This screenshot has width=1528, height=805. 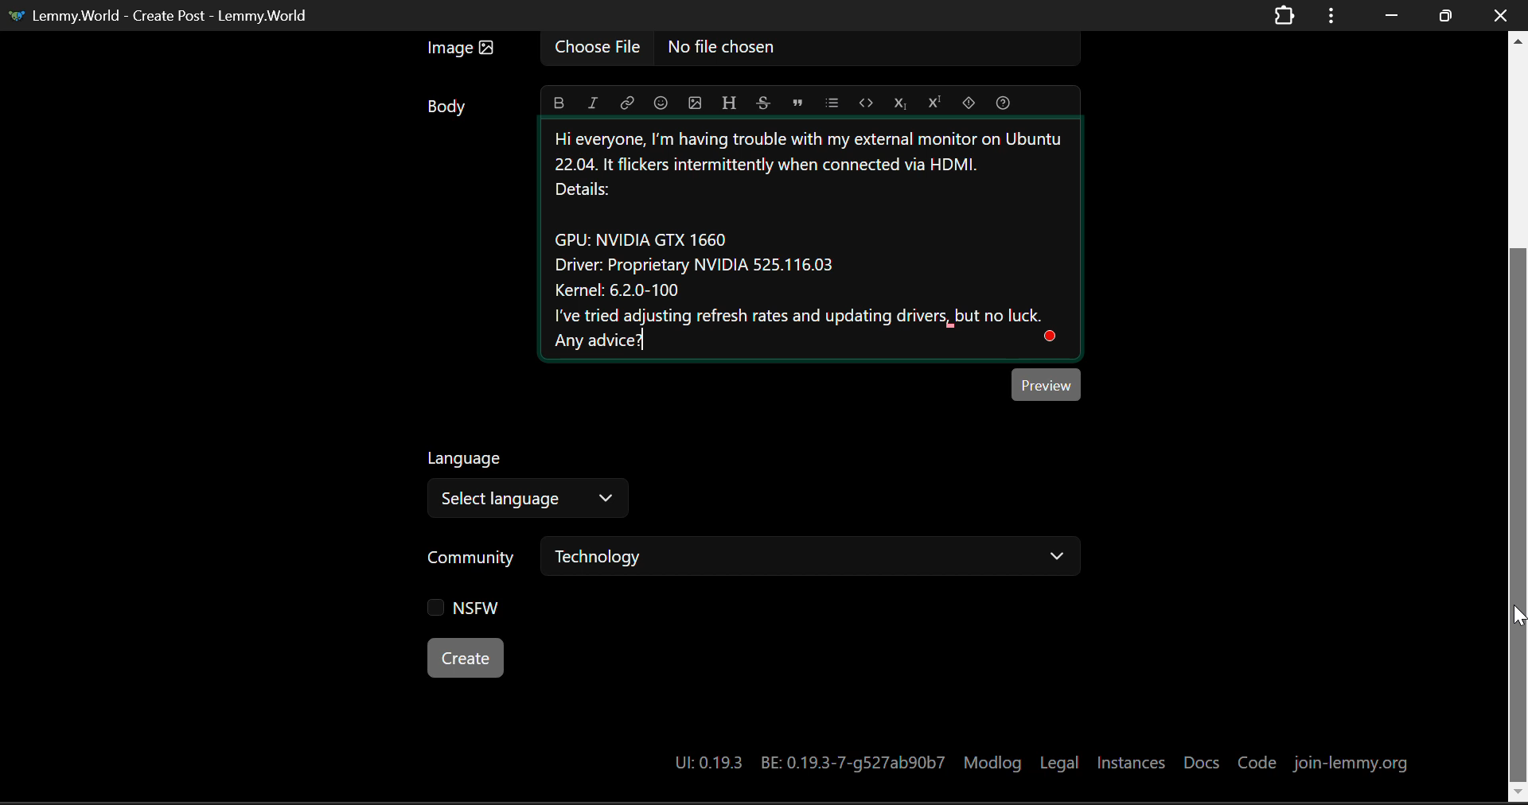 What do you see at coordinates (1518, 417) in the screenshot?
I see `Vertical Scroll Bar` at bounding box center [1518, 417].